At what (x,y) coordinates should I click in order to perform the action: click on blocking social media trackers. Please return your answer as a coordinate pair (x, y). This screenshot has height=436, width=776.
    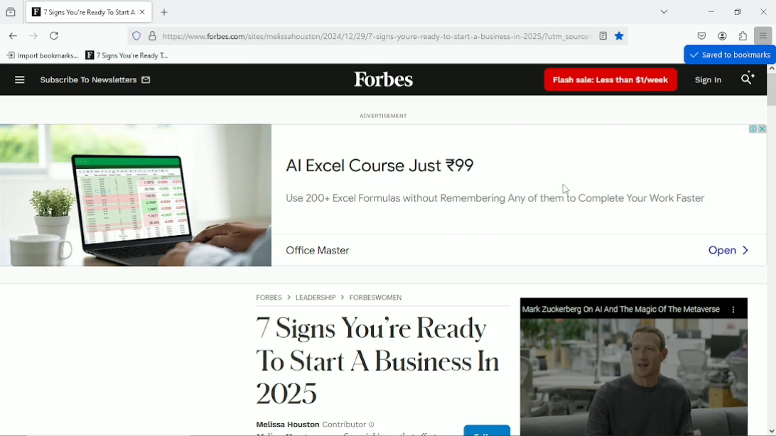
    Looking at the image, I should click on (136, 36).